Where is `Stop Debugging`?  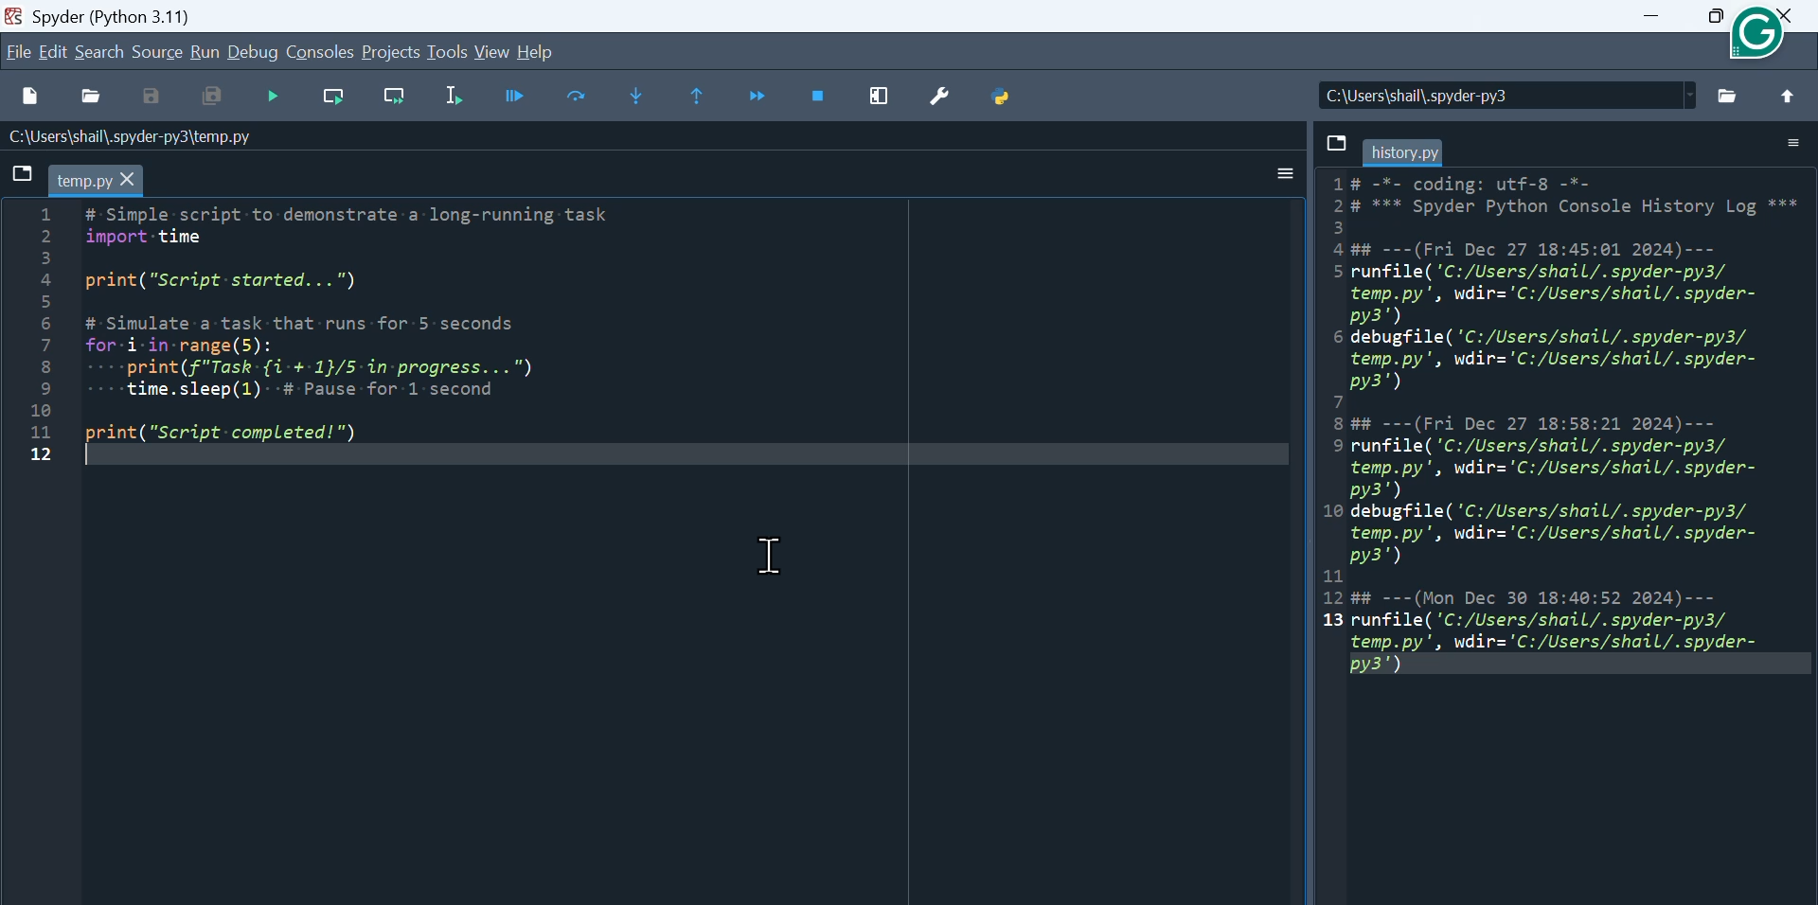
Stop Debugging is located at coordinates (822, 93).